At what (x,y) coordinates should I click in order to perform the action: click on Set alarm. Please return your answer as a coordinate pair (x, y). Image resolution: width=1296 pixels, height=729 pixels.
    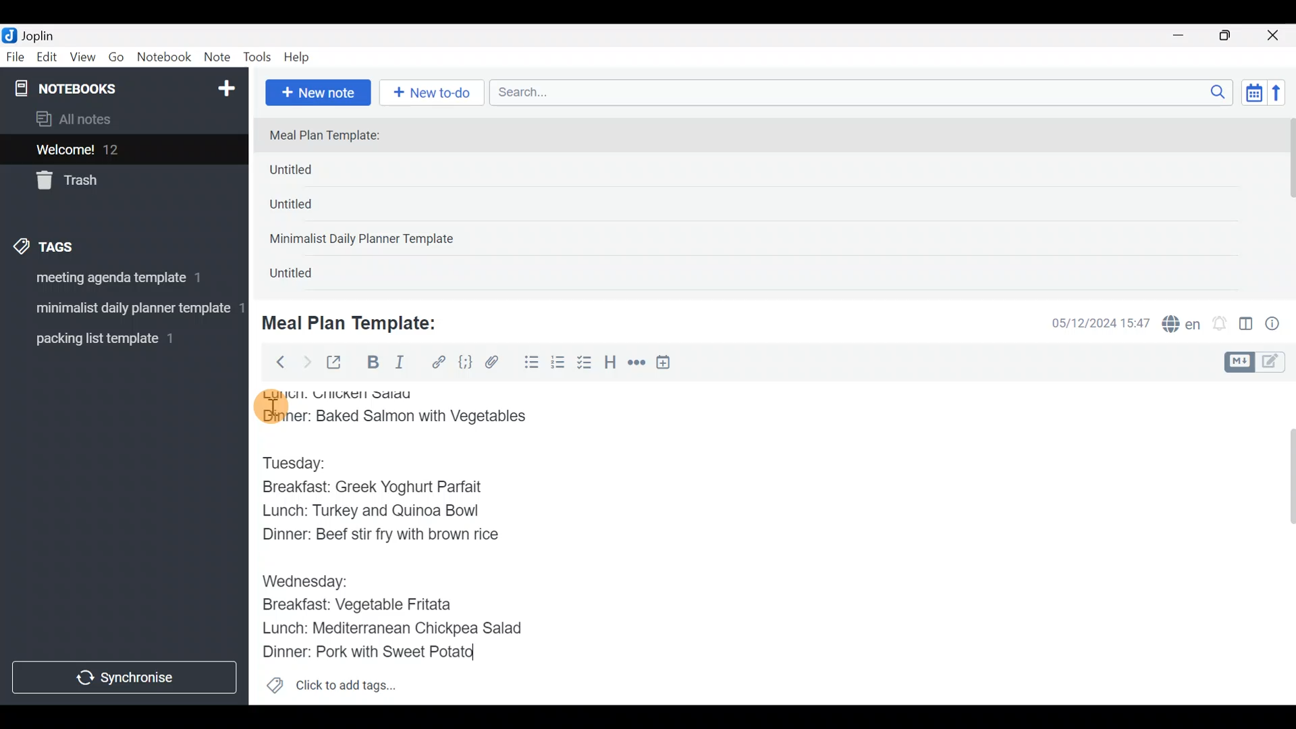
    Looking at the image, I should click on (1220, 325).